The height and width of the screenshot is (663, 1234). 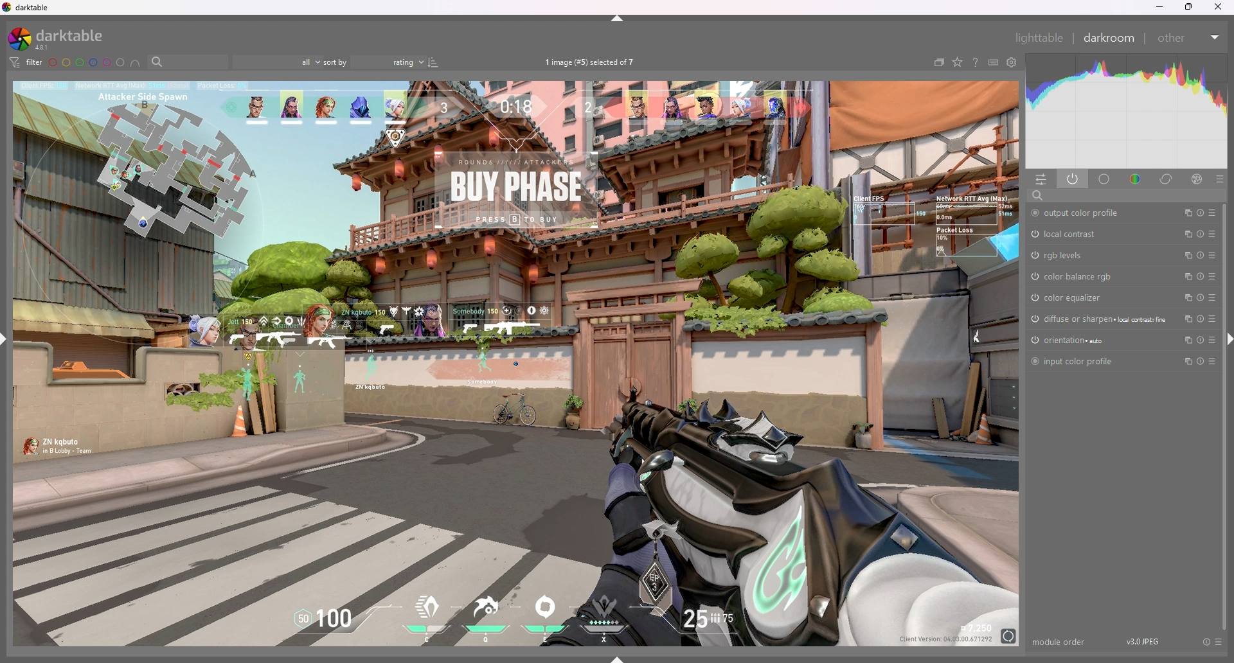 What do you see at coordinates (1200, 340) in the screenshot?
I see `reset` at bounding box center [1200, 340].